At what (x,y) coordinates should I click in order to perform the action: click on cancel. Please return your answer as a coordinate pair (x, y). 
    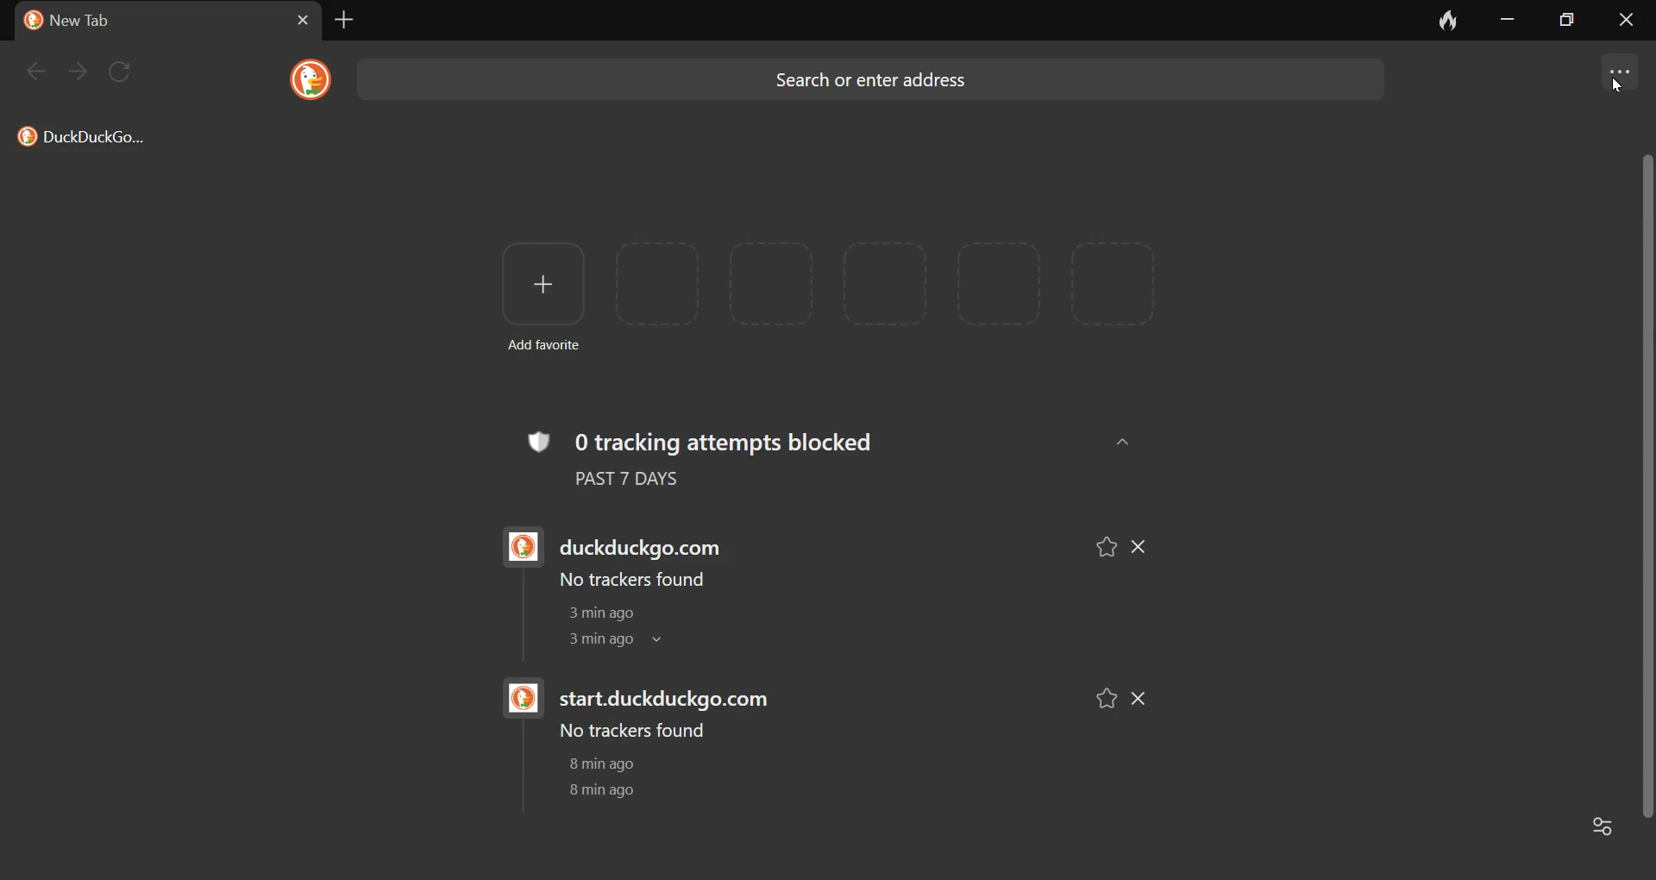
    Looking at the image, I should click on (1151, 543).